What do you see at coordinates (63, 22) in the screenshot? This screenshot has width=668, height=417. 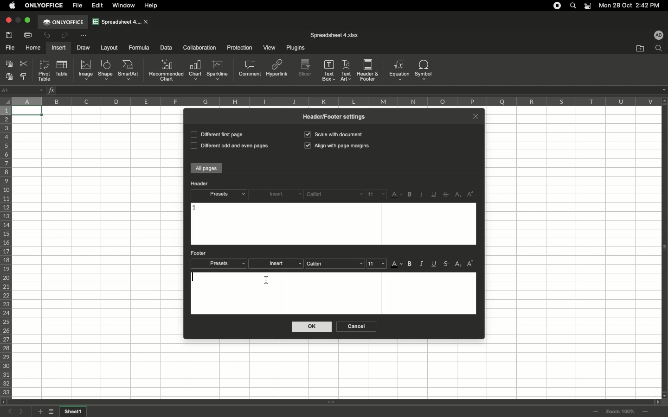 I see `OnlyOffice tab` at bounding box center [63, 22].